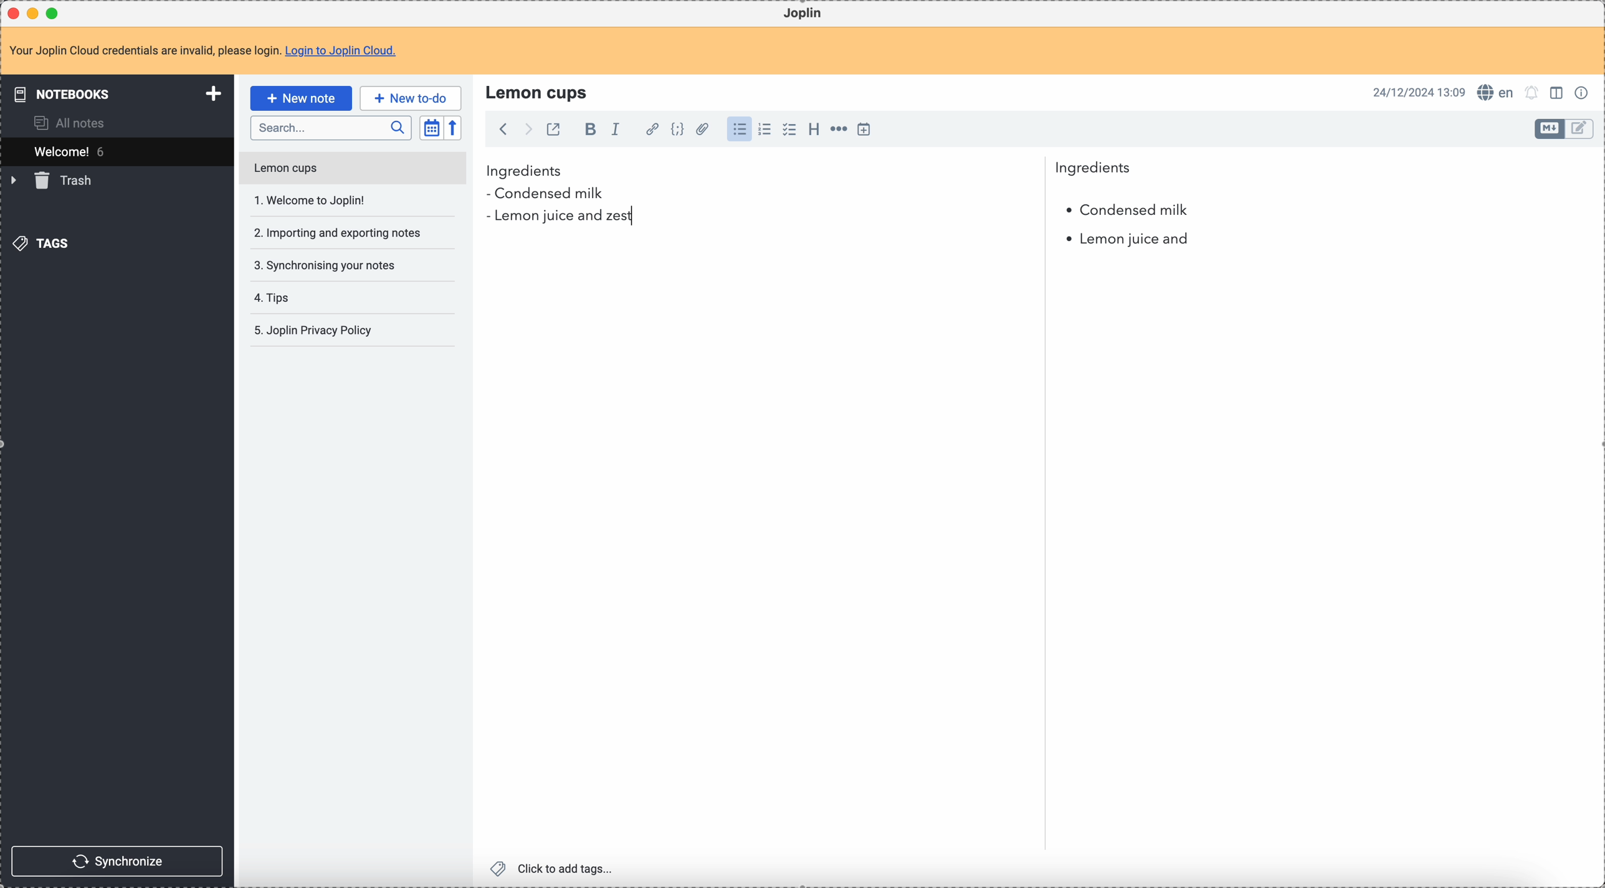 Image resolution: width=1605 pixels, height=888 pixels. What do you see at coordinates (411, 98) in the screenshot?
I see `new to-do` at bounding box center [411, 98].